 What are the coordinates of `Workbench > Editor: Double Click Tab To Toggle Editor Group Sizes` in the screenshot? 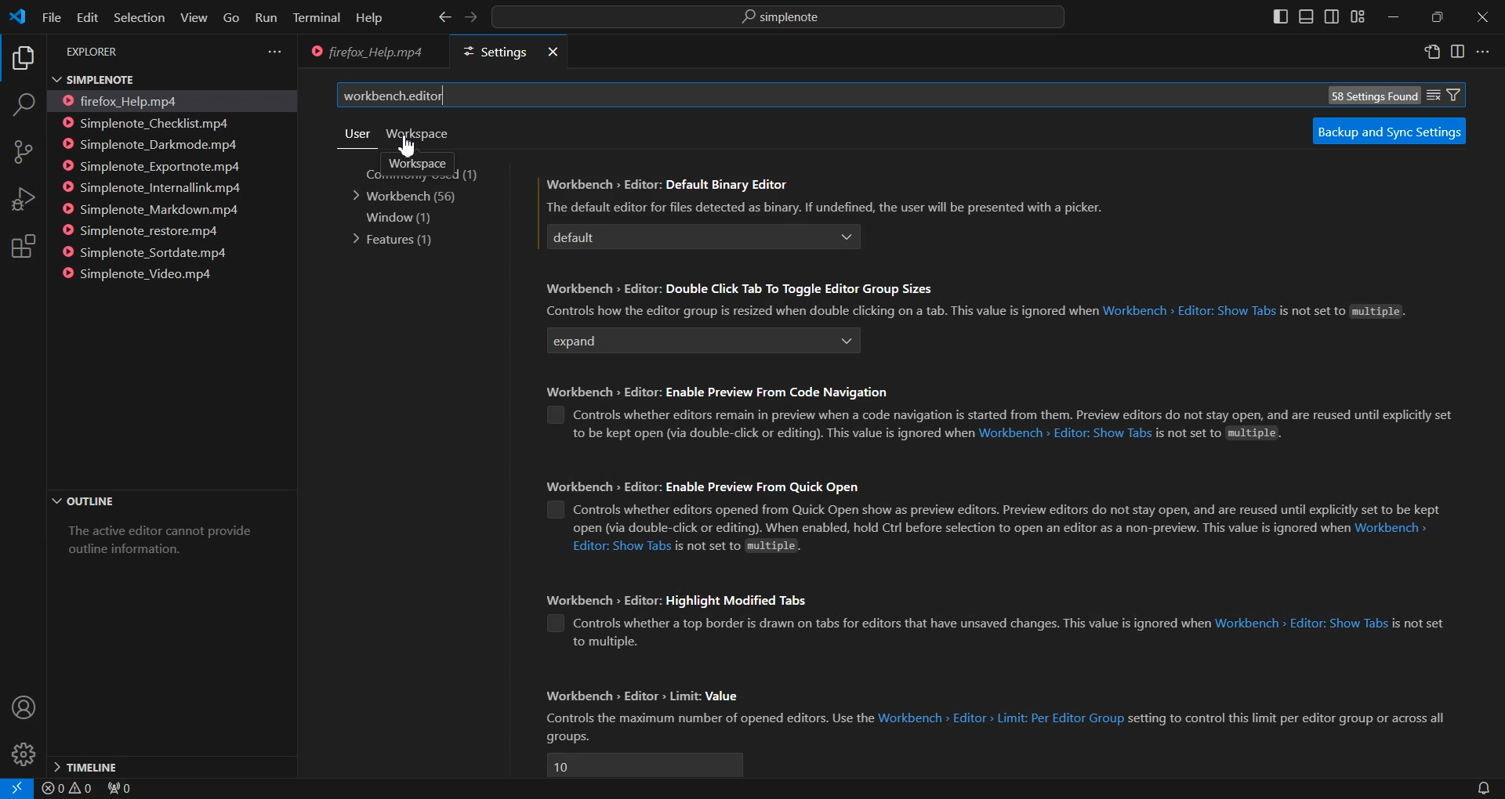 It's located at (742, 289).